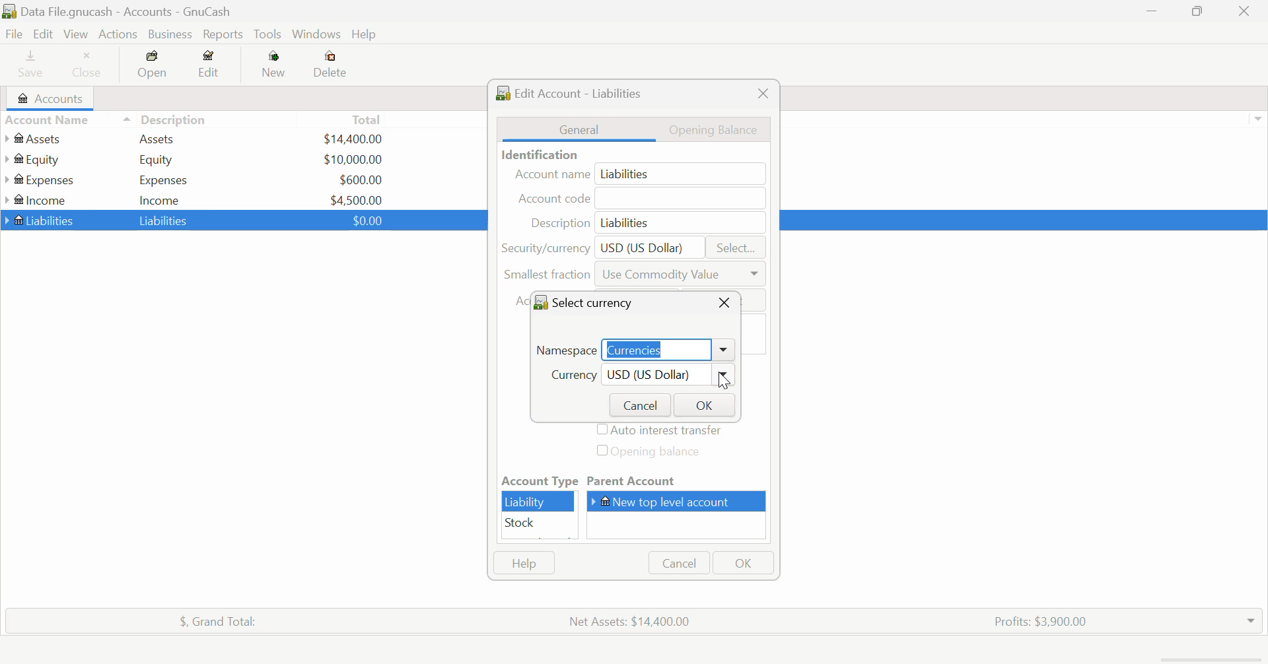 The height and width of the screenshot is (664, 1268). Describe the element at coordinates (742, 563) in the screenshot. I see `OK` at that location.